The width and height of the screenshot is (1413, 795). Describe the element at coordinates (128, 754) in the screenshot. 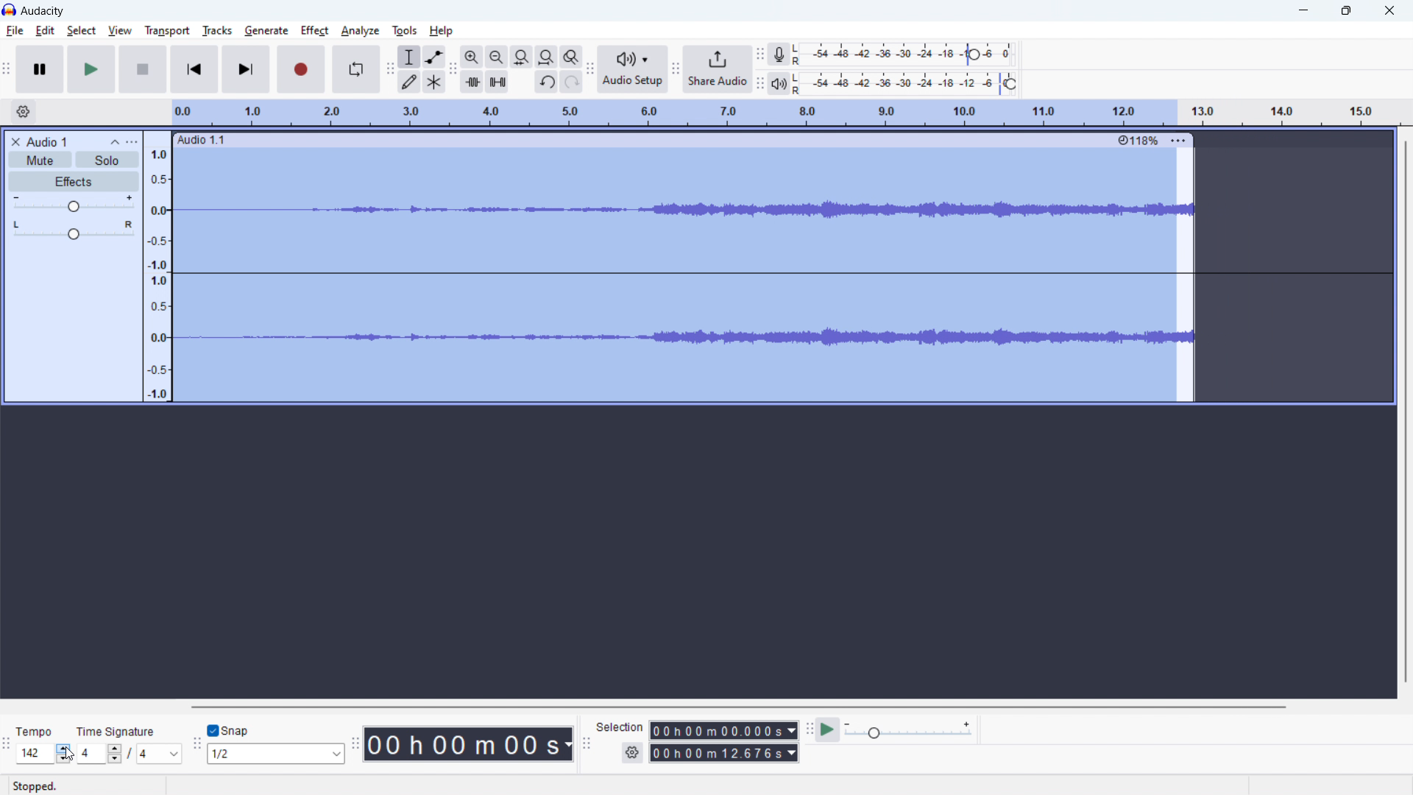

I see `set time signature` at that location.